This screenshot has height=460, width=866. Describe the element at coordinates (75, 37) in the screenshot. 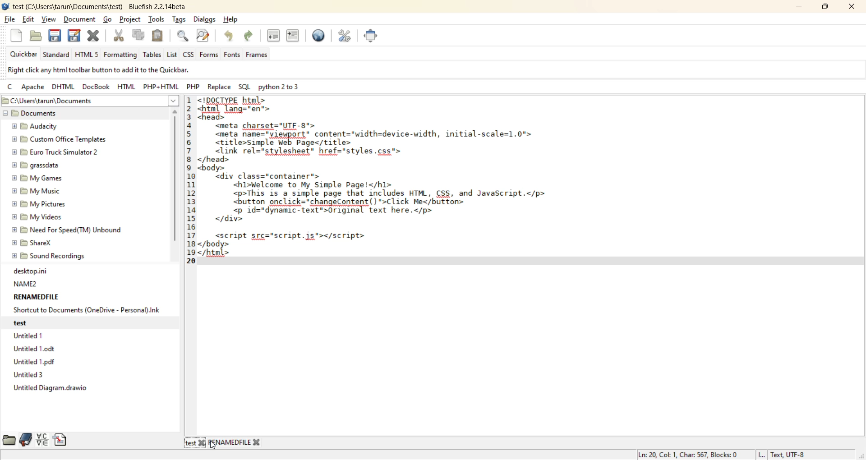

I see `save as` at that location.